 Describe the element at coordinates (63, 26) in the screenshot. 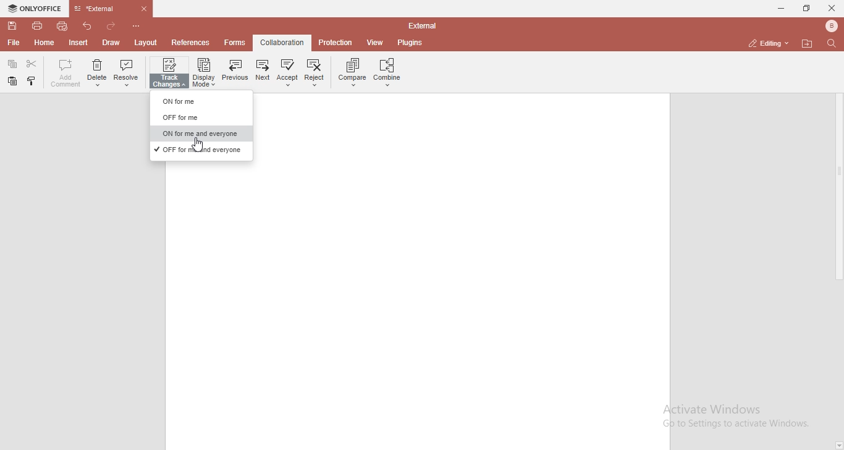

I see `quick print` at that location.